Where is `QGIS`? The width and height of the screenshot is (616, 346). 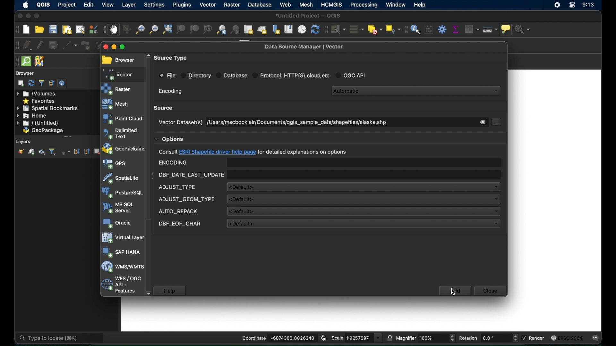
QGIS is located at coordinates (44, 5).